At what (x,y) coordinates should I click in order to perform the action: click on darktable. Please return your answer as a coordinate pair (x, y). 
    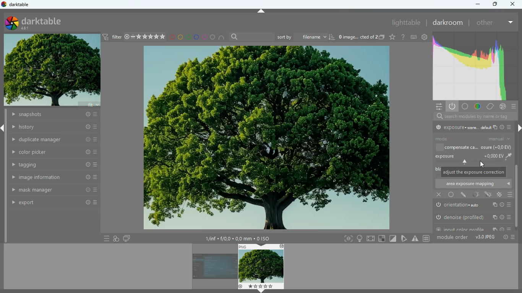
    Looking at the image, I should click on (38, 23).